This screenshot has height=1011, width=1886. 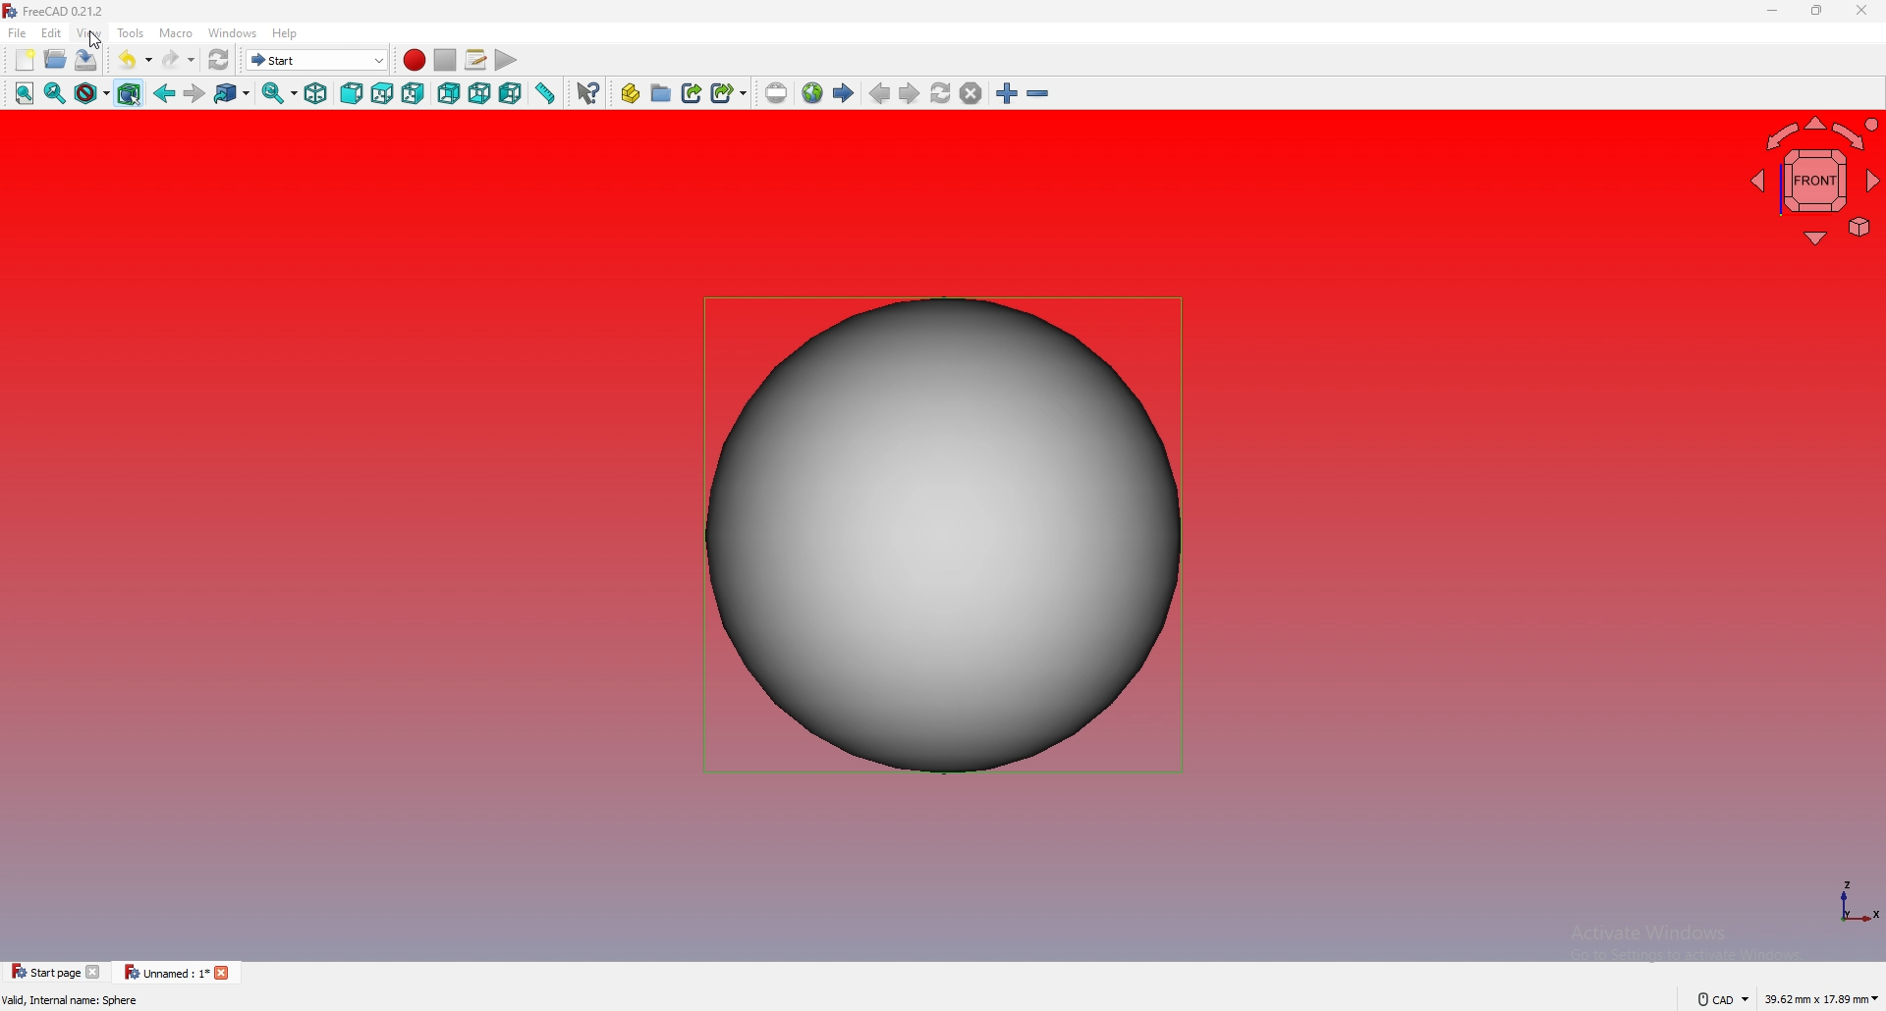 I want to click on cad navigation, so click(x=1723, y=999).